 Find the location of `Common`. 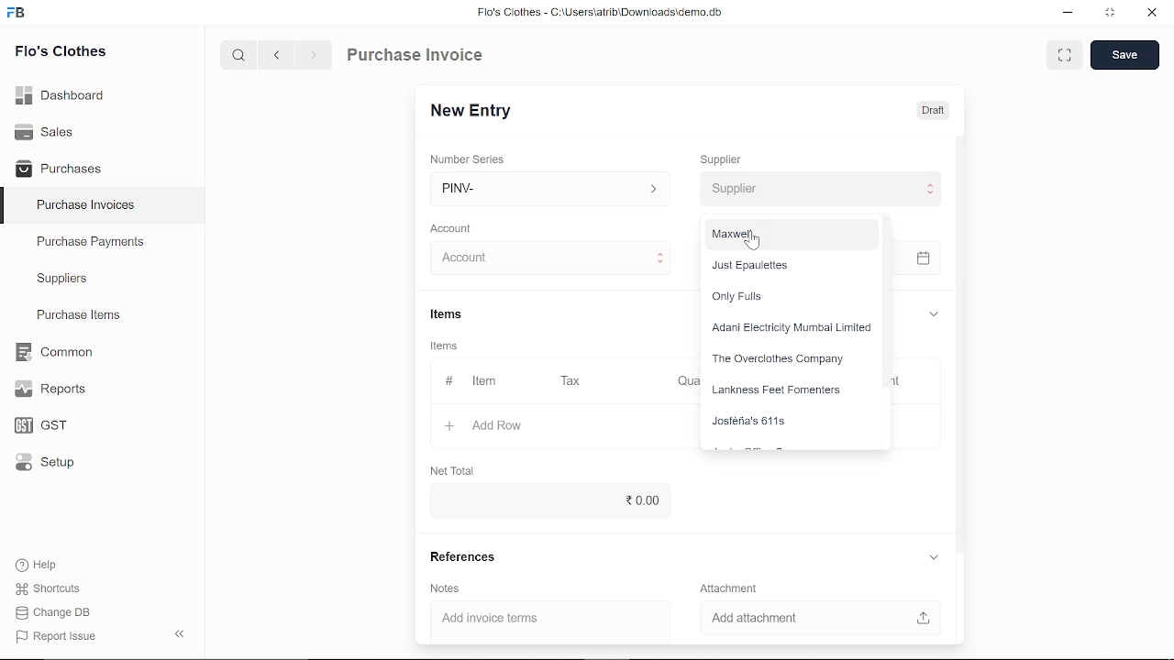

Common is located at coordinates (56, 352).